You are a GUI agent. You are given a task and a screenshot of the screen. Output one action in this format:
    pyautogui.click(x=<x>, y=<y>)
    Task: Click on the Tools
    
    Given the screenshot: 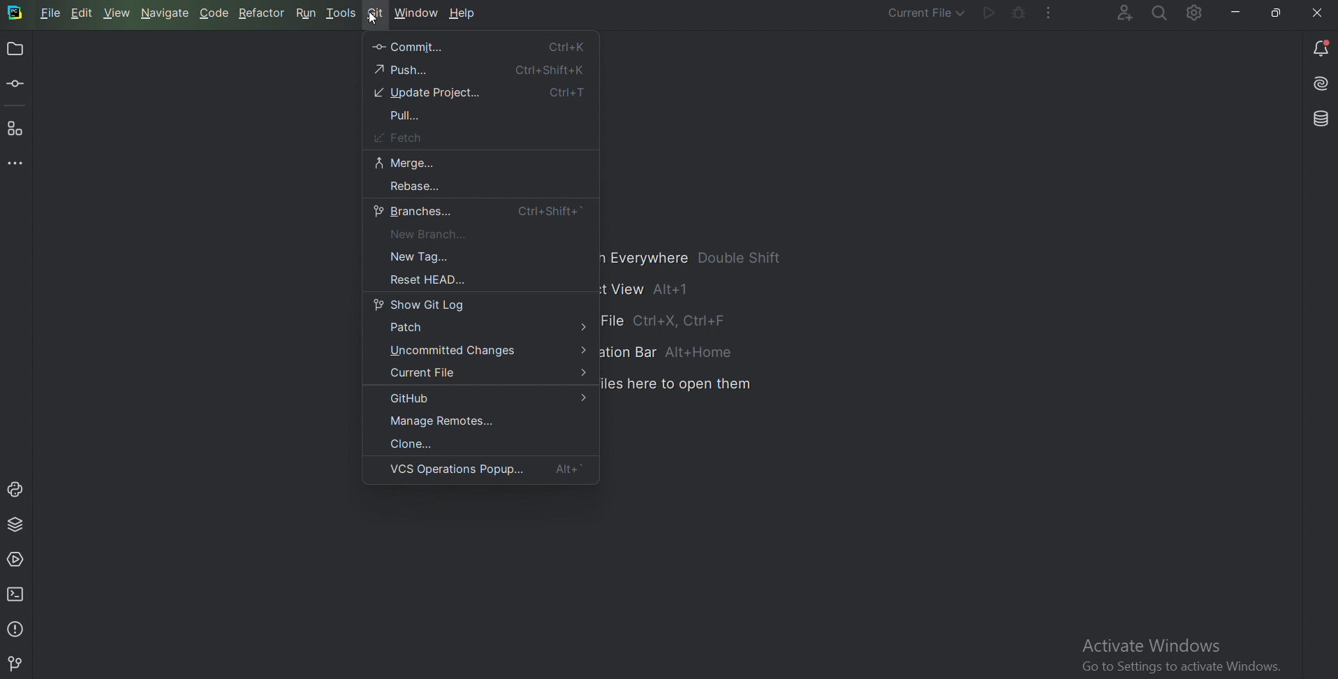 What is the action you would take?
    pyautogui.click(x=342, y=14)
    